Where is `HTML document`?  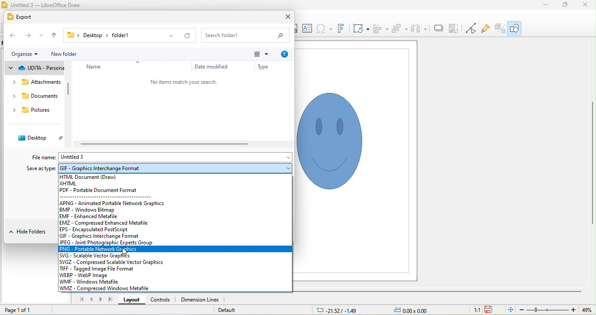
HTML document is located at coordinates (96, 177).